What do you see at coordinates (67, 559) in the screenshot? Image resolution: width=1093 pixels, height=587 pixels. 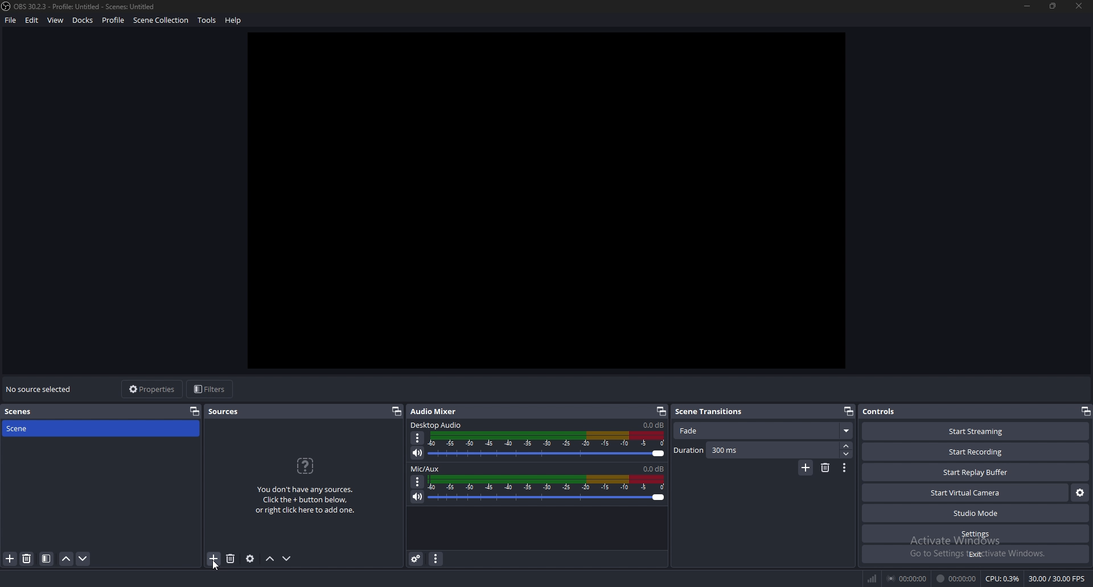 I see `move scene up` at bounding box center [67, 559].